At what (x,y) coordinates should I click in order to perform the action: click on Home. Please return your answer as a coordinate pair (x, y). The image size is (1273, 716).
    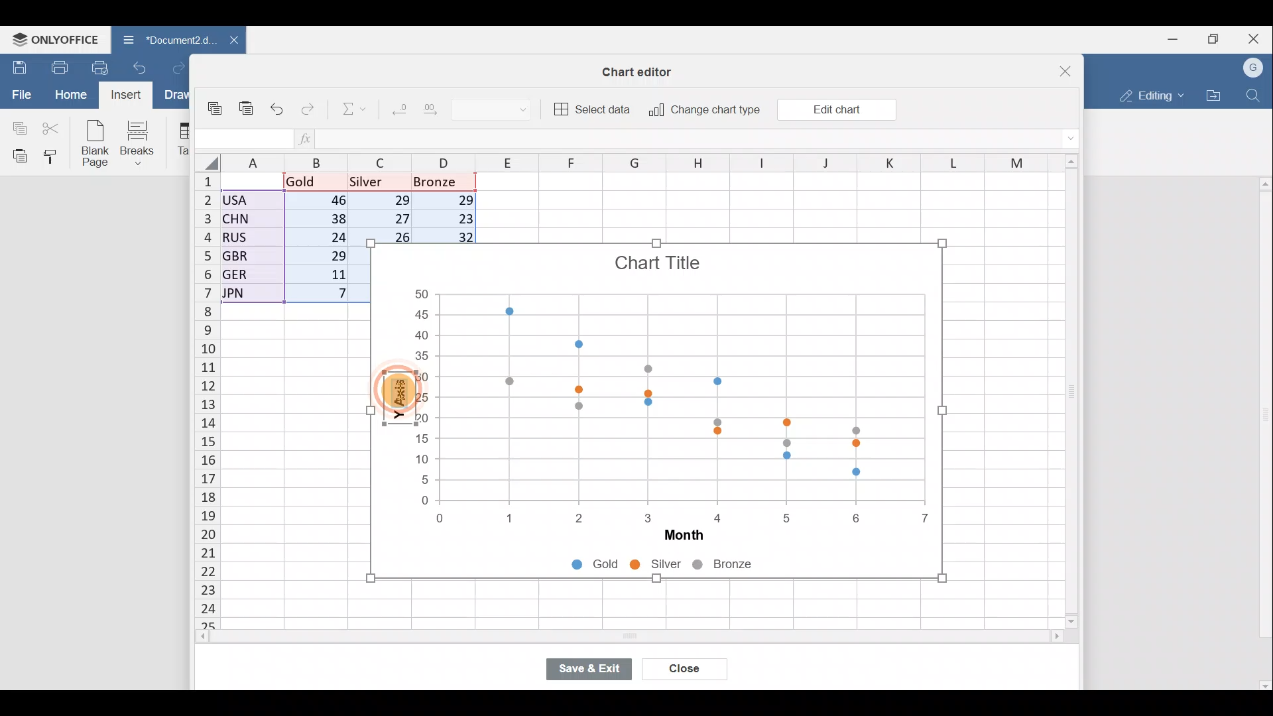
    Looking at the image, I should click on (68, 97).